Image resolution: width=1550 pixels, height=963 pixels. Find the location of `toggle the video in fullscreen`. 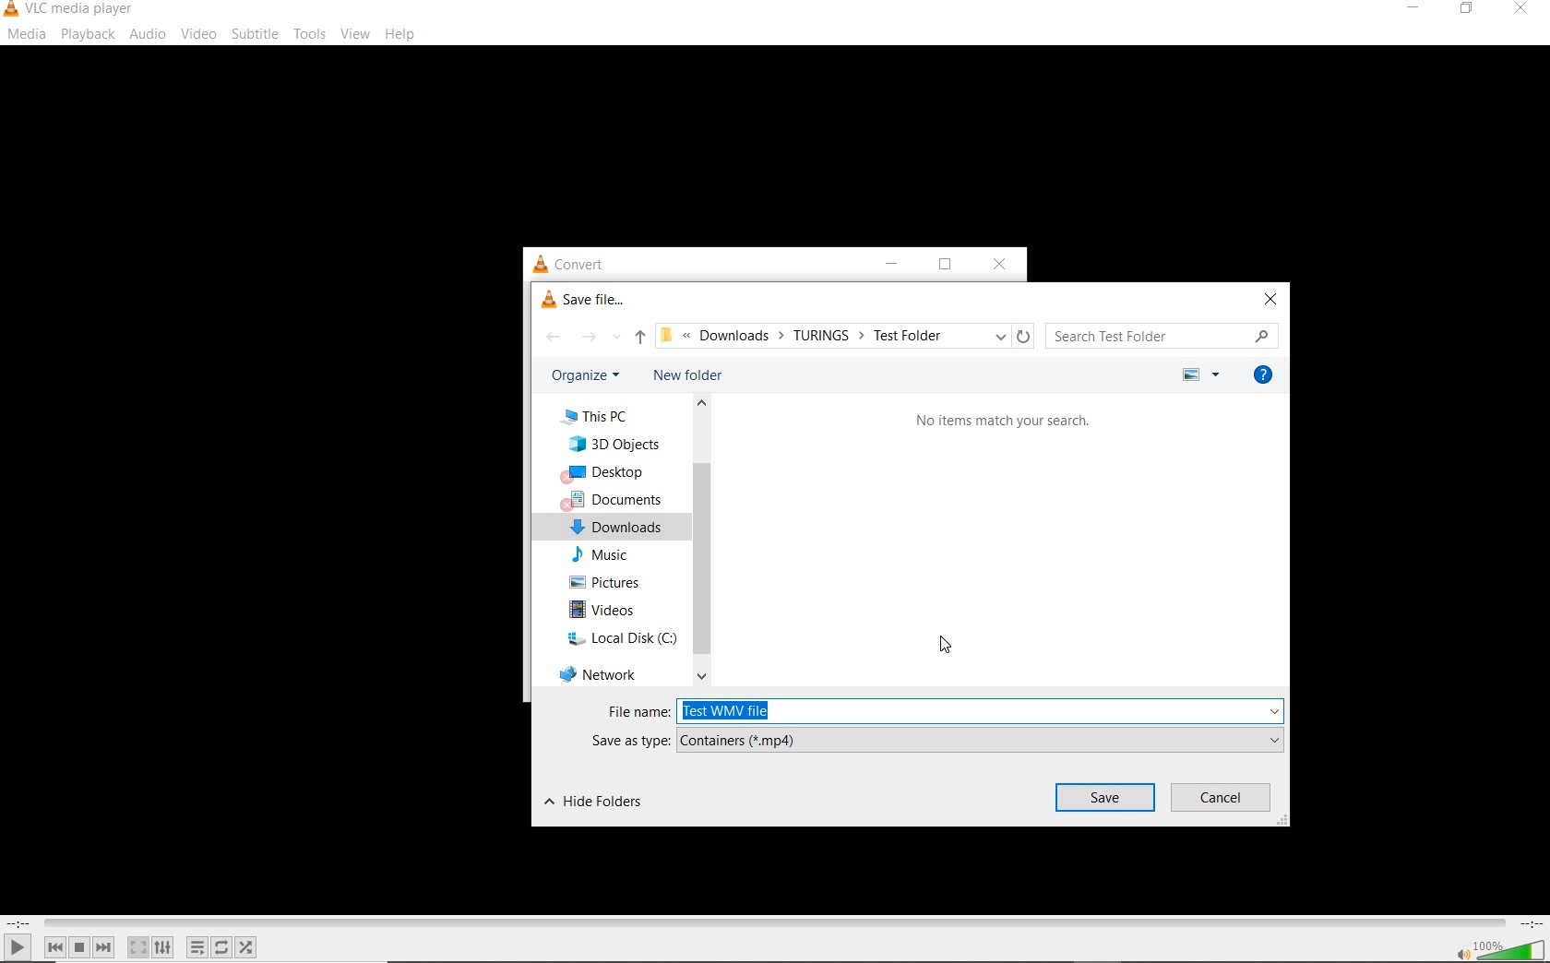

toggle the video in fullscreen is located at coordinates (137, 947).